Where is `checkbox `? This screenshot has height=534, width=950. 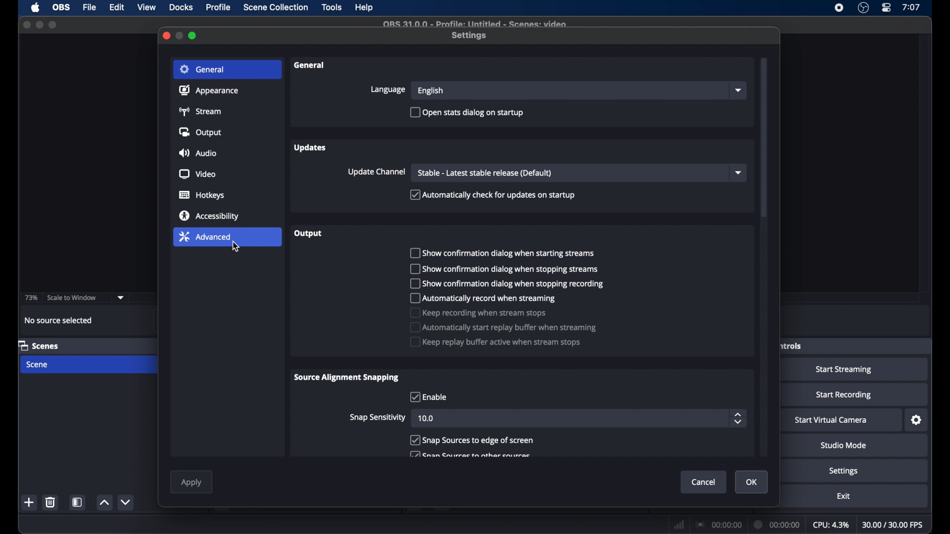 checkbox  is located at coordinates (504, 327).